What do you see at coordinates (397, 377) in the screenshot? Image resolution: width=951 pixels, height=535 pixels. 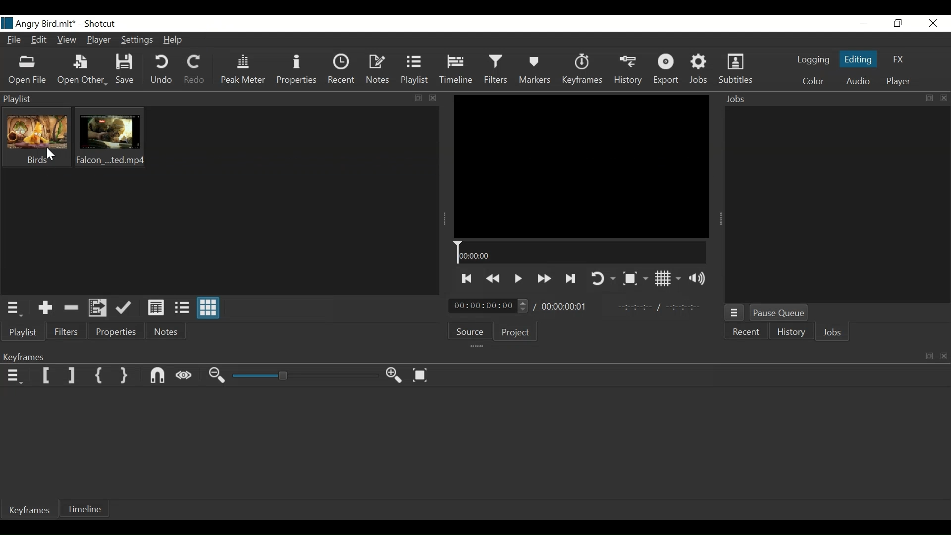 I see `Zoom keyframe in` at bounding box center [397, 377].